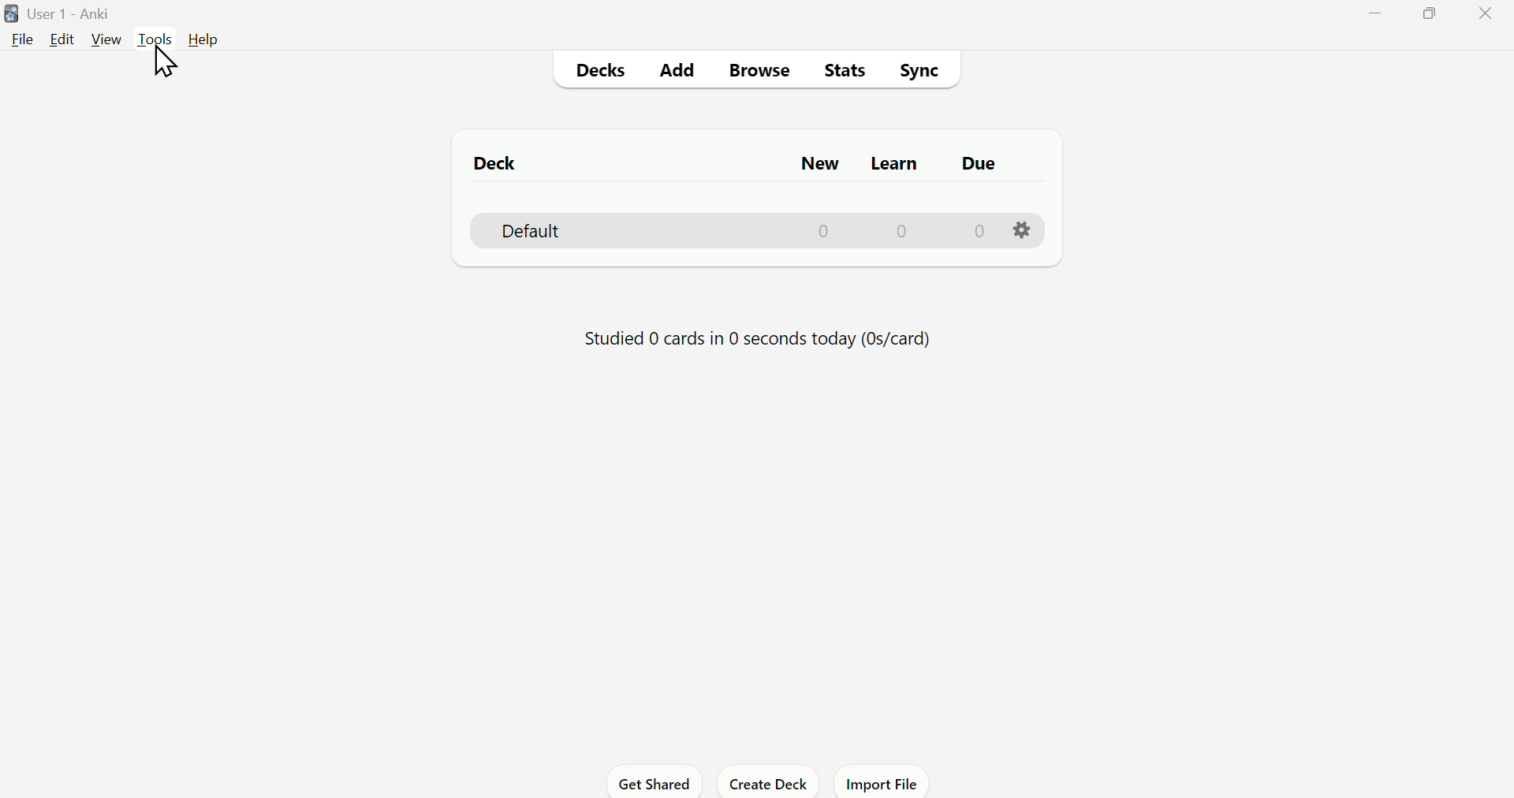  I want to click on Edit, so click(59, 42).